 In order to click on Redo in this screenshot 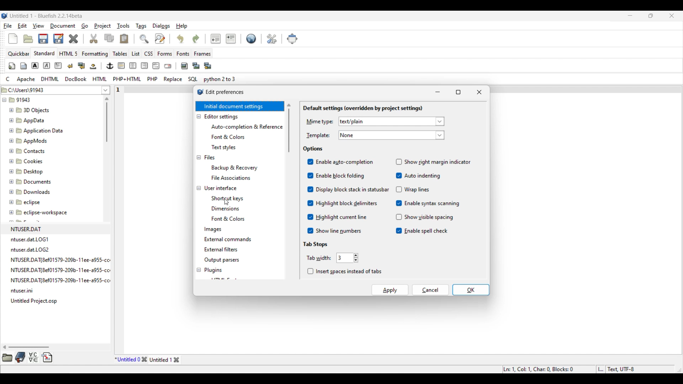, I will do `click(196, 39)`.